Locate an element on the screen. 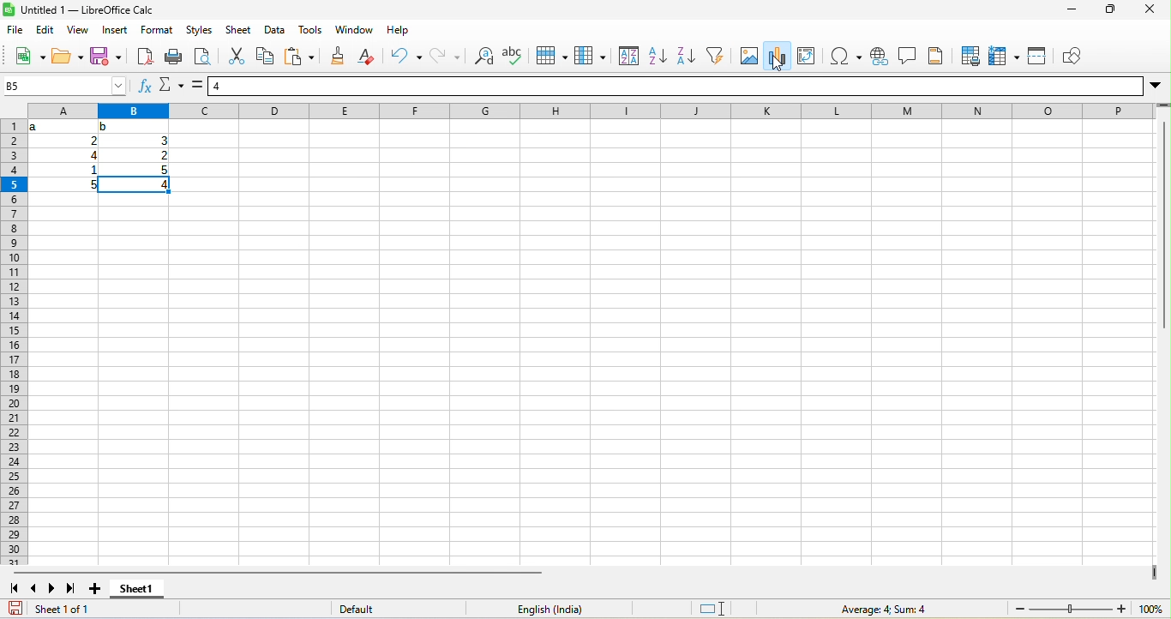 The height and width of the screenshot is (619, 1171). 2 is located at coordinates (163, 155).